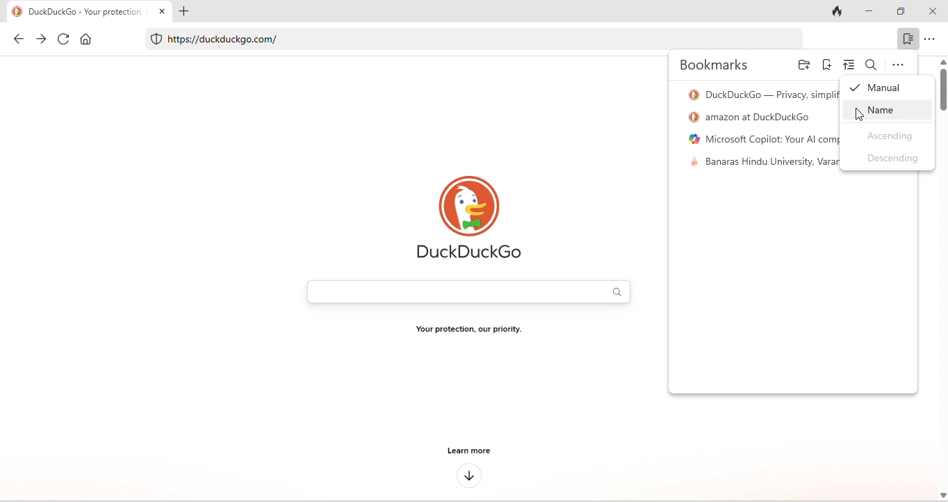 Image resolution: width=948 pixels, height=502 pixels. What do you see at coordinates (851, 63) in the screenshot?
I see `sort bookmark` at bounding box center [851, 63].